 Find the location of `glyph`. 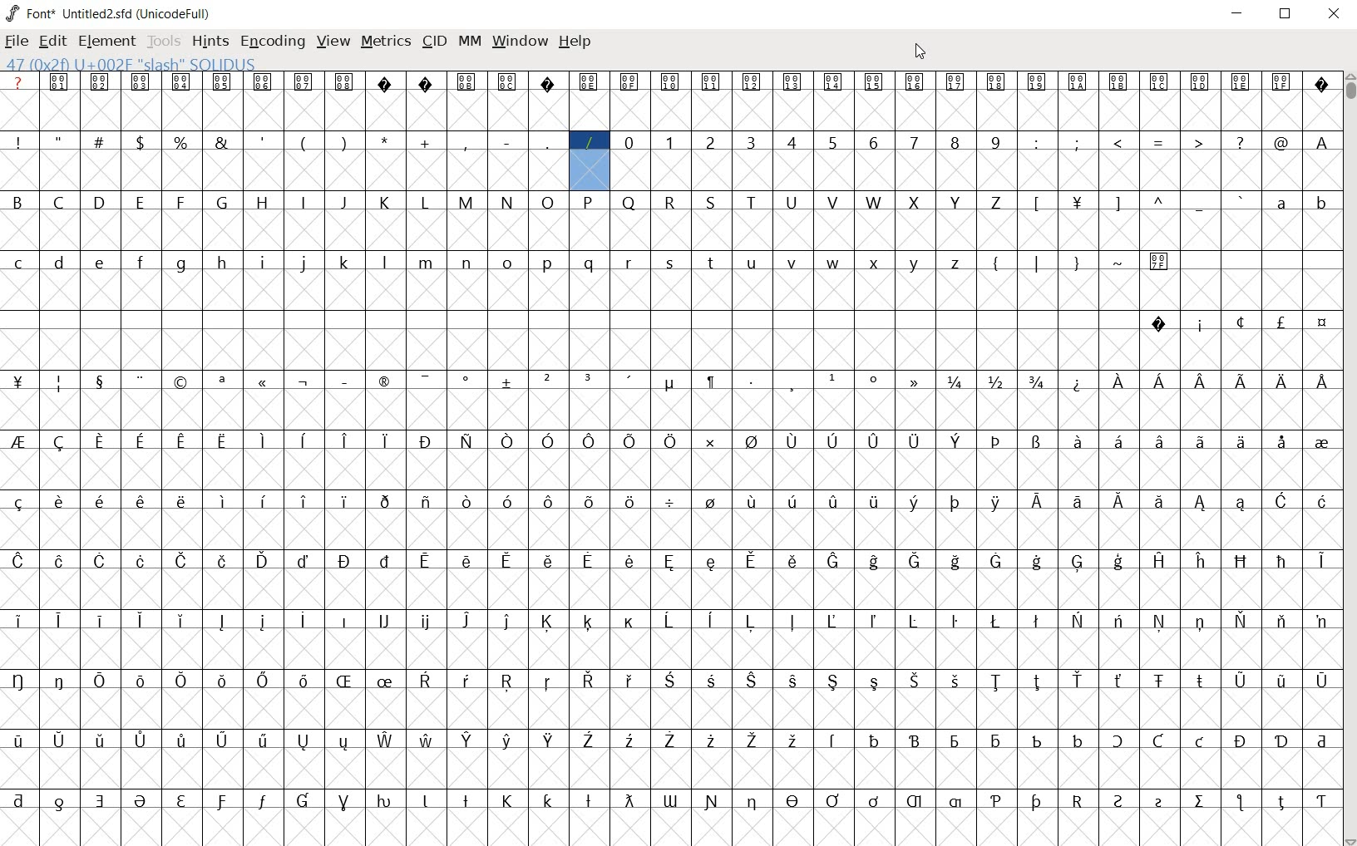

glyph is located at coordinates (264, 501).